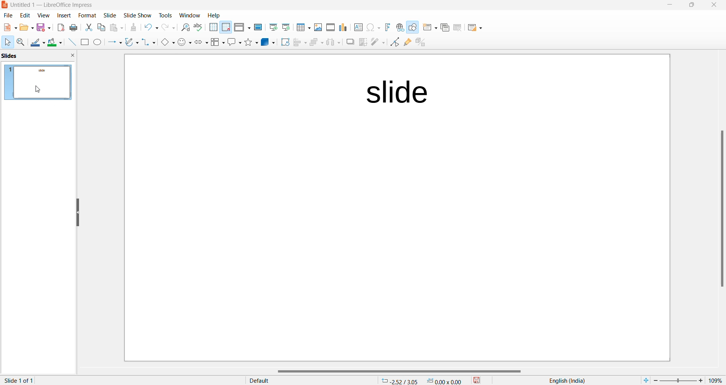 This screenshot has height=385, width=726. I want to click on text language, so click(565, 380).